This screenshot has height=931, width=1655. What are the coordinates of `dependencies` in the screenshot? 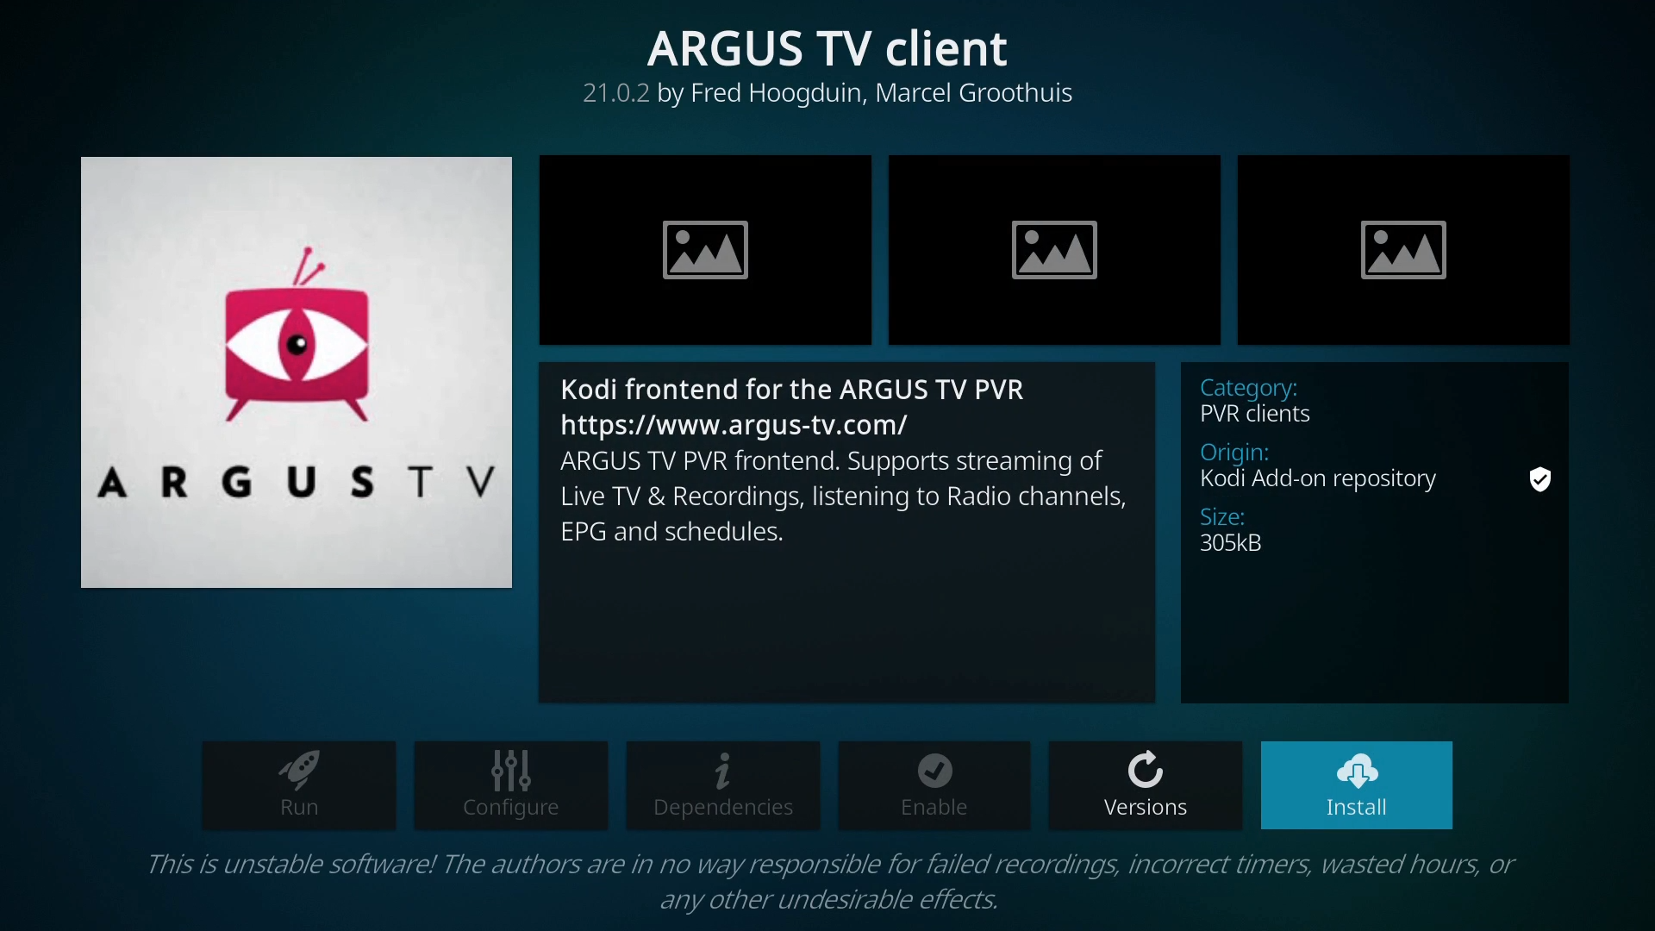 It's located at (720, 786).